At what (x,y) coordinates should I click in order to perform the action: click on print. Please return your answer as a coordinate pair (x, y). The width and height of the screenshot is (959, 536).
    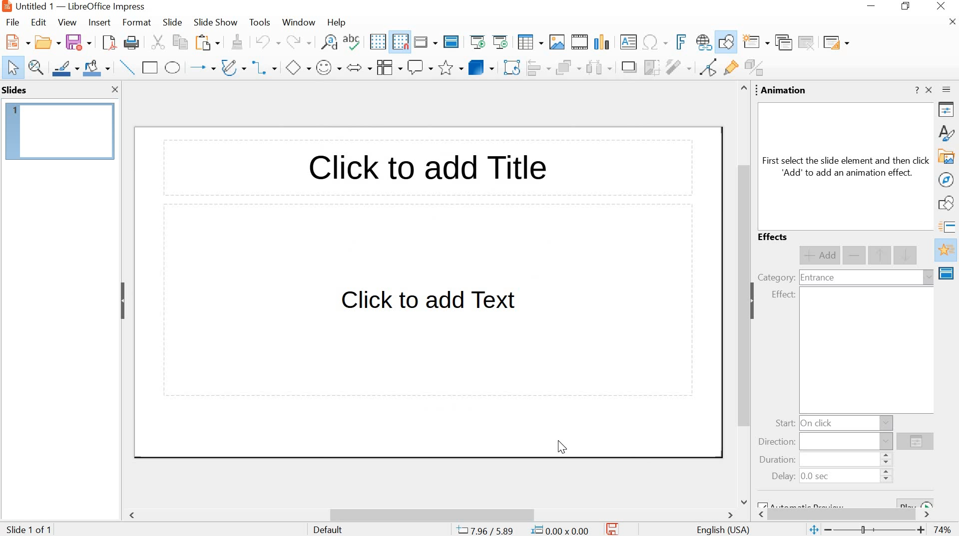
    Looking at the image, I should click on (131, 44).